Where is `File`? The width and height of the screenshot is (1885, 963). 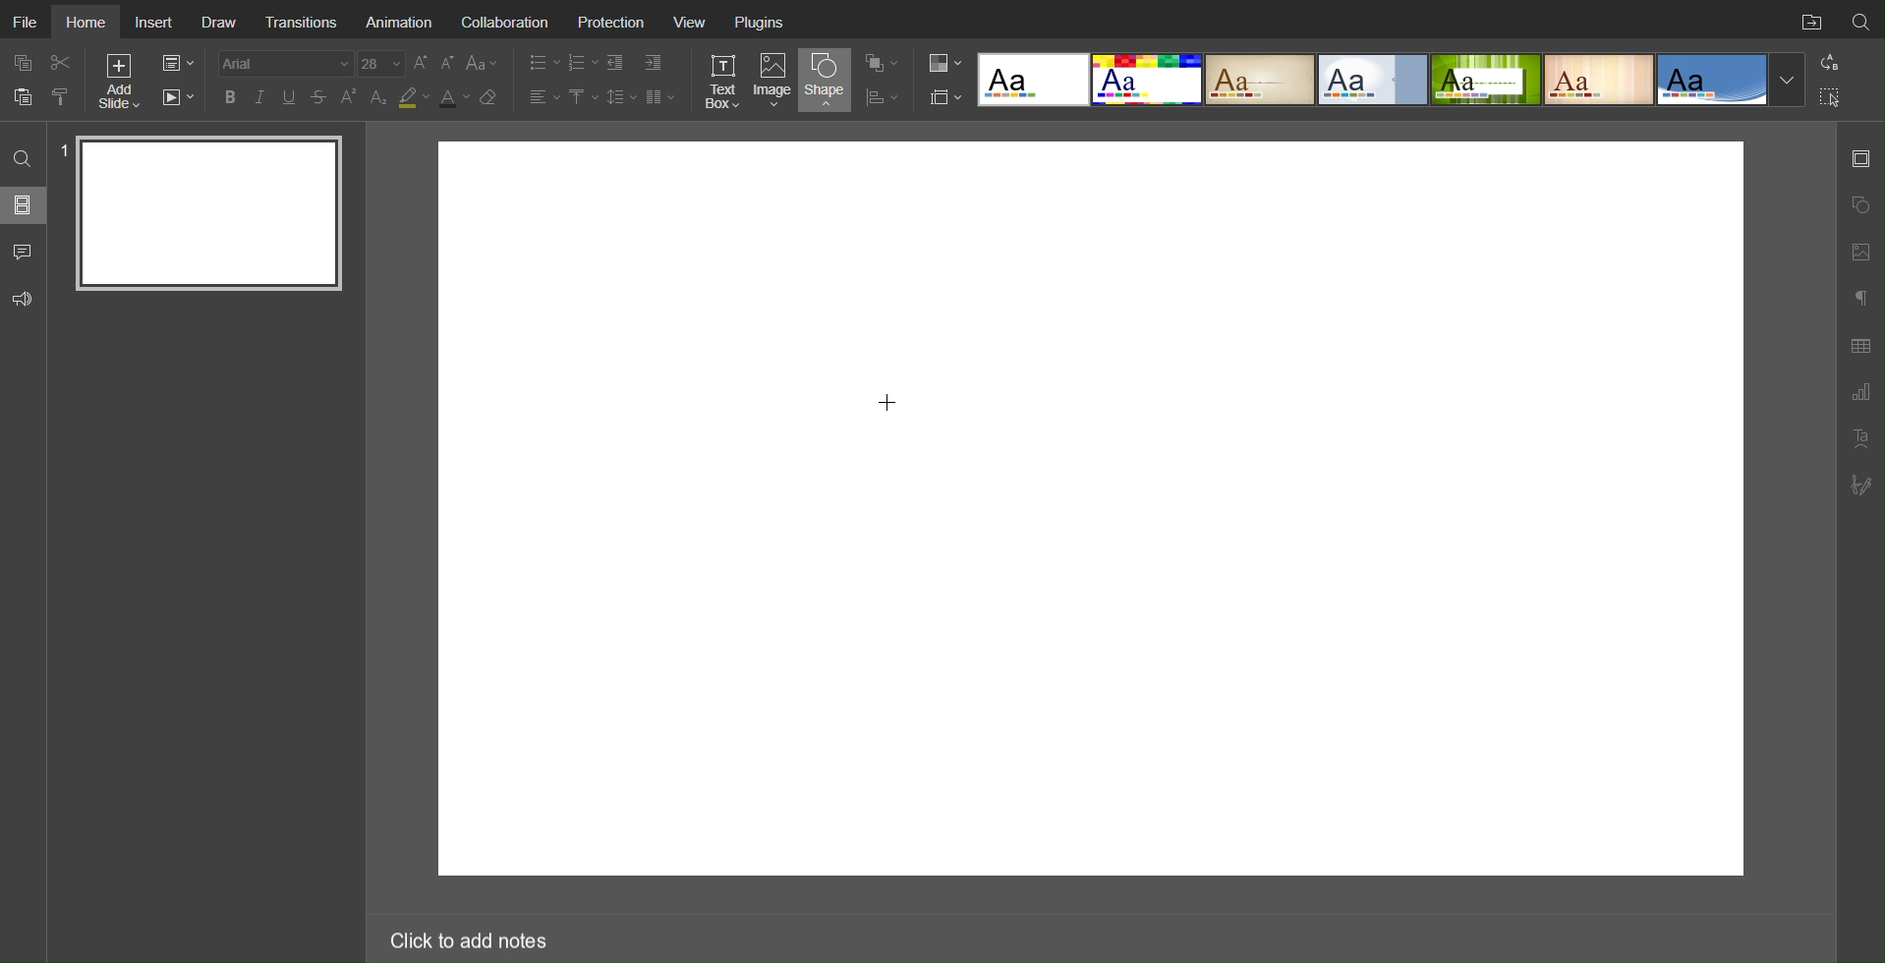
File is located at coordinates (29, 22).